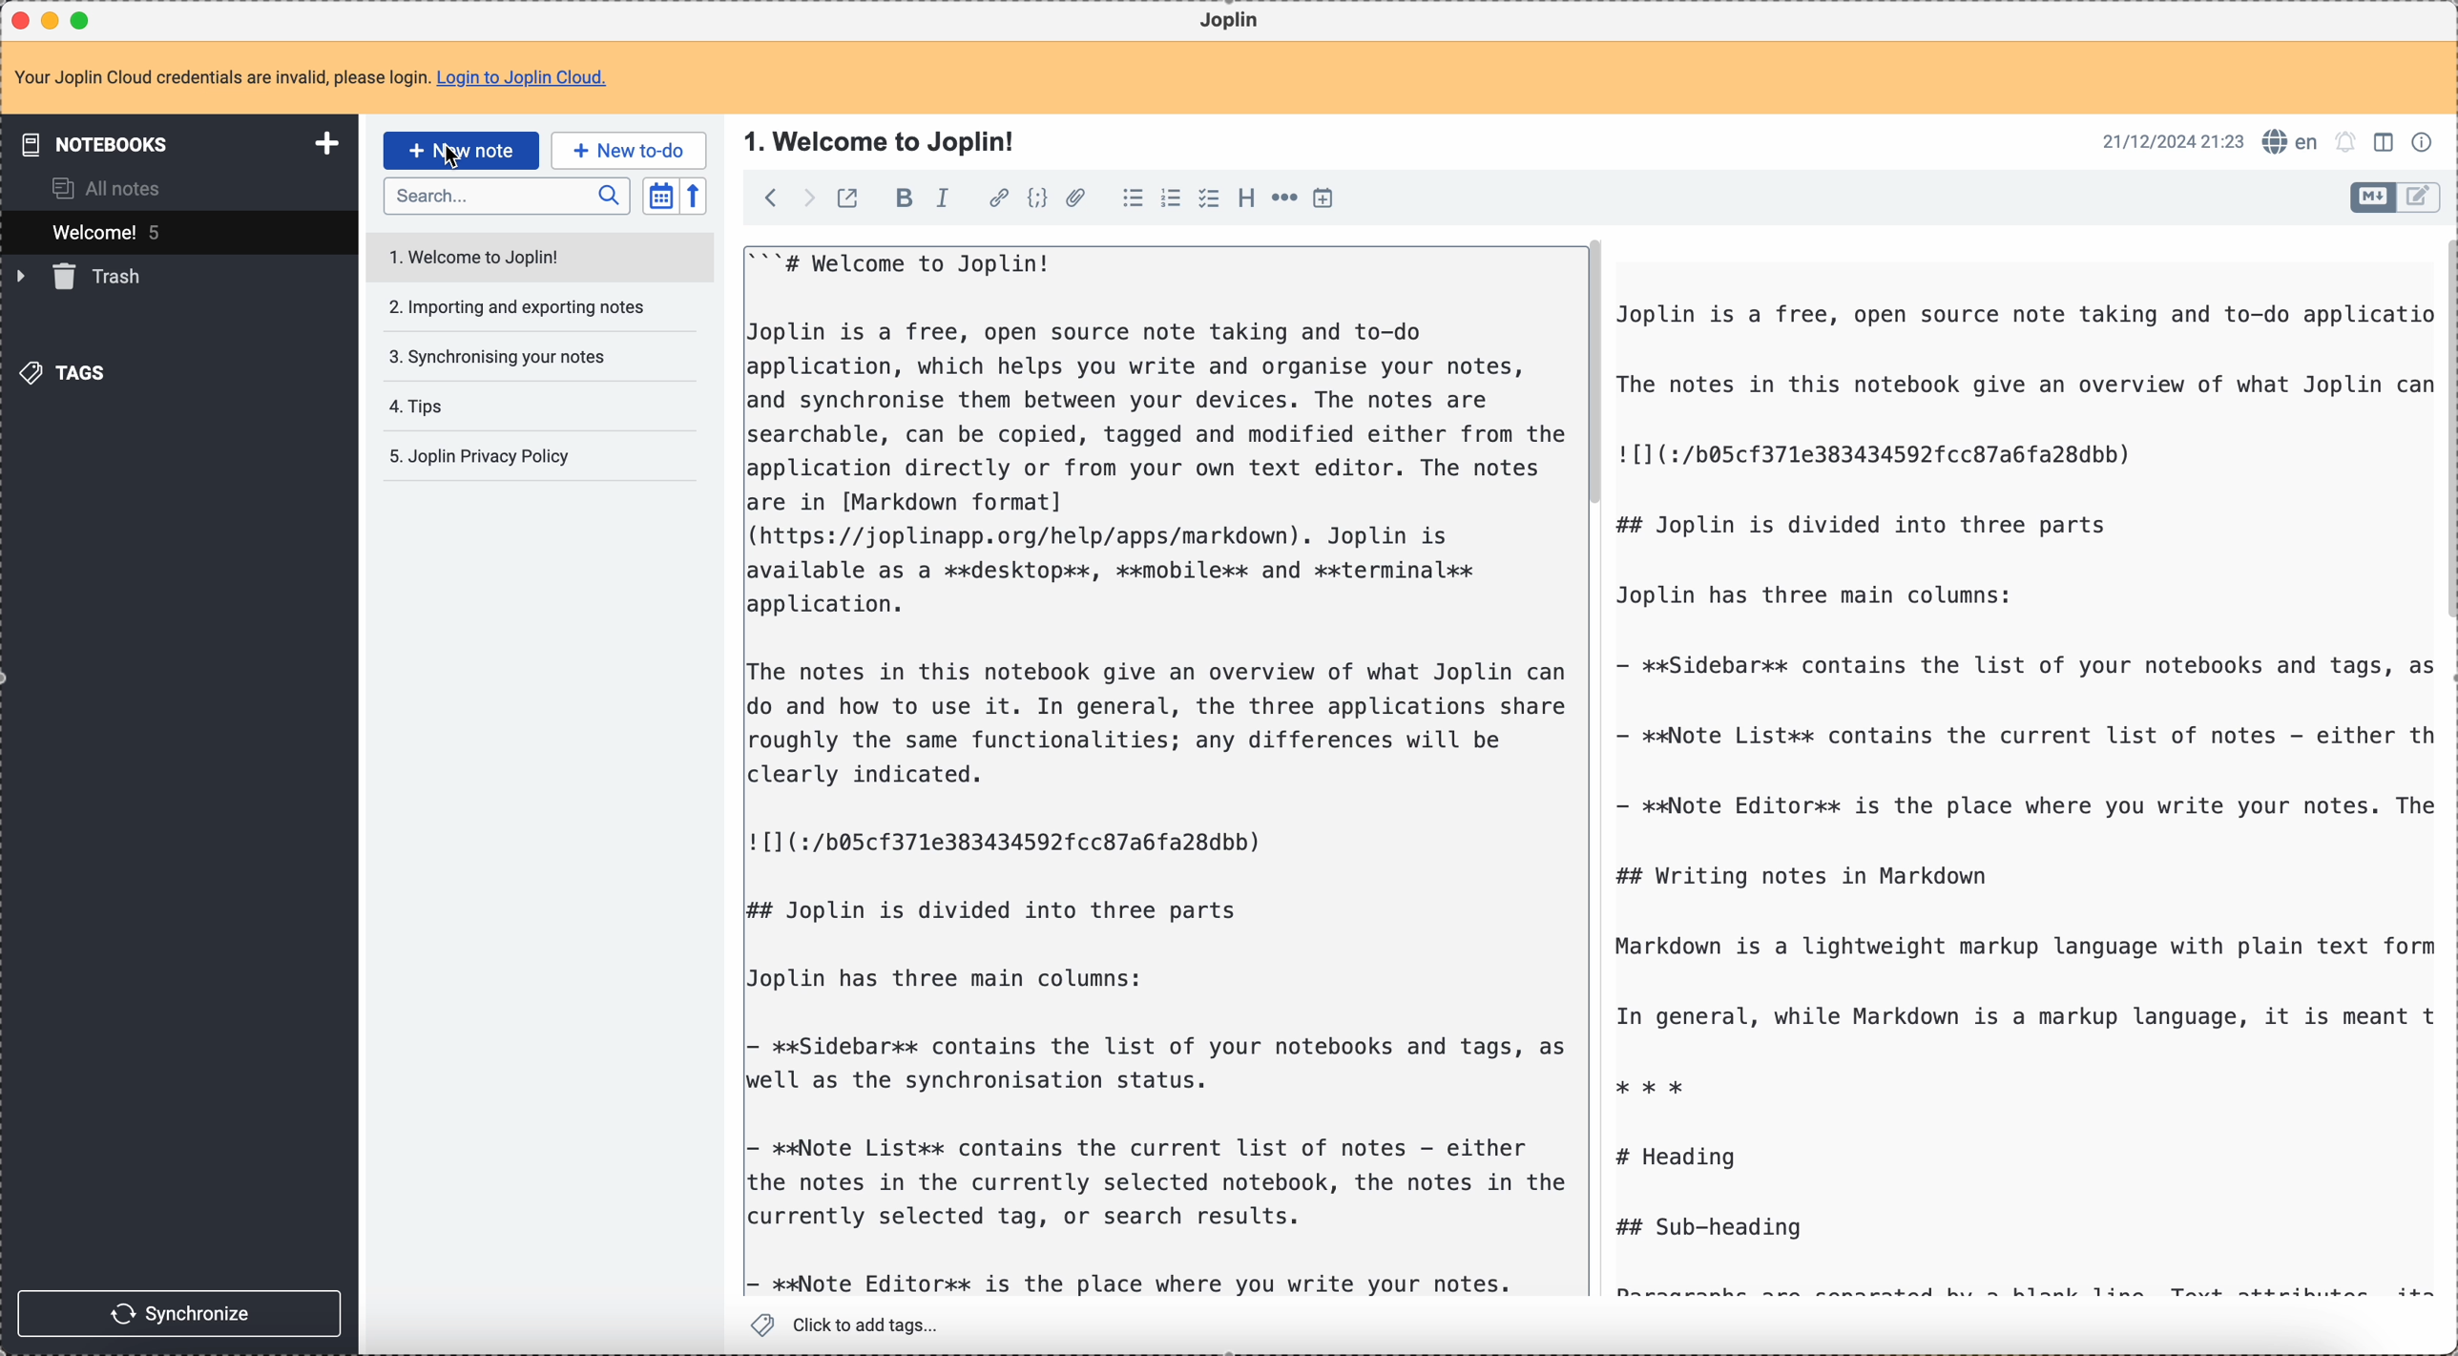 Image resolution: width=2458 pixels, height=1356 pixels. What do you see at coordinates (765, 197) in the screenshot?
I see `back` at bounding box center [765, 197].